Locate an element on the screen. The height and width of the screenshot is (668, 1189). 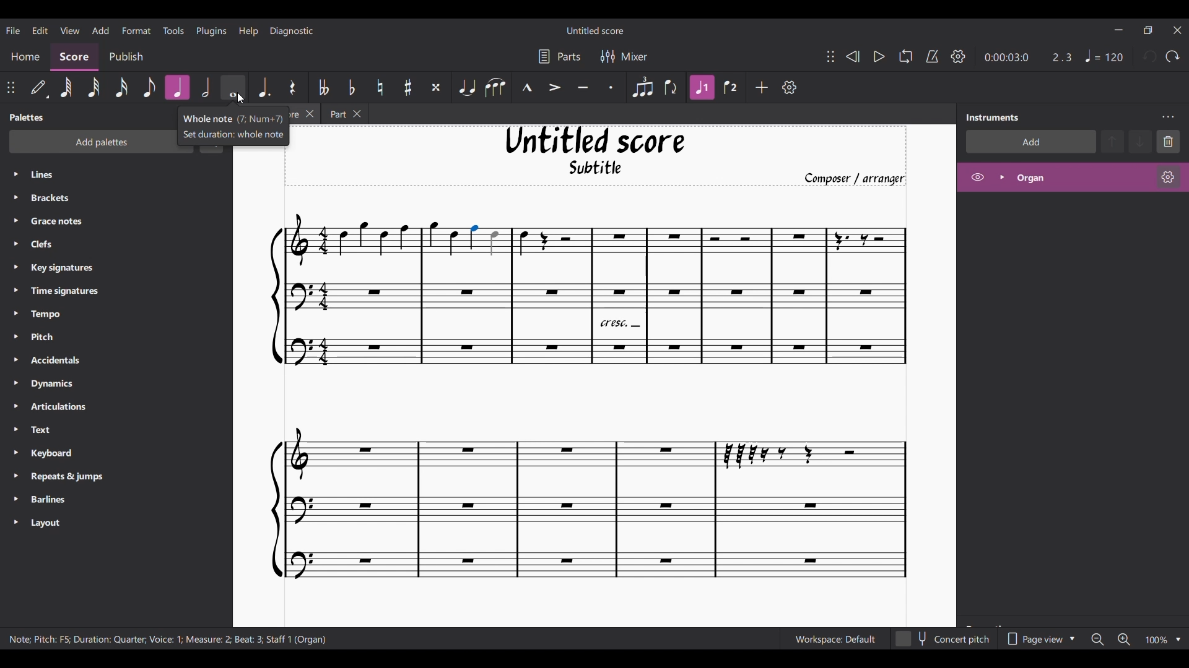
Expand is located at coordinates (1001, 177).